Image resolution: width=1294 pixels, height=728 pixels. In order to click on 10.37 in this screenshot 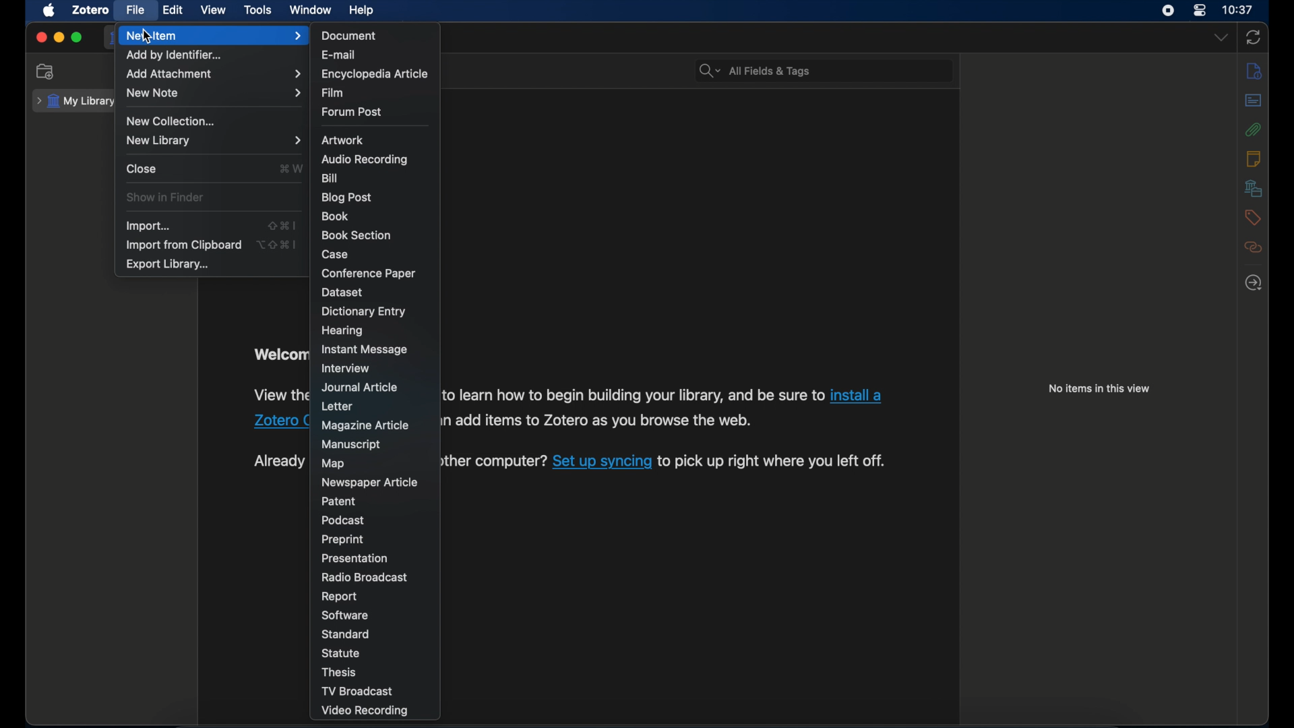, I will do `click(1238, 11)`.